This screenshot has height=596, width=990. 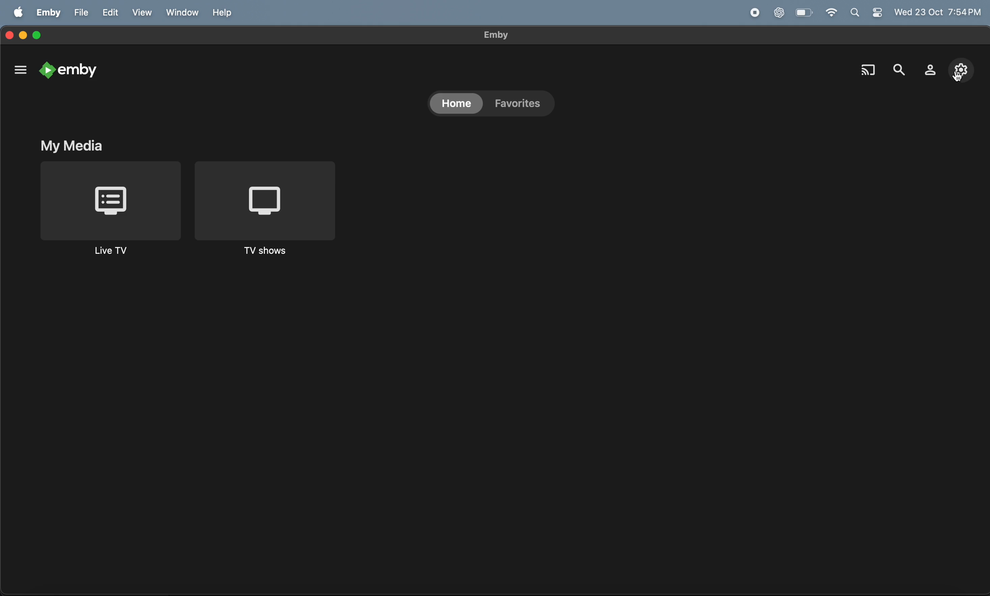 What do you see at coordinates (19, 70) in the screenshot?
I see `options` at bounding box center [19, 70].